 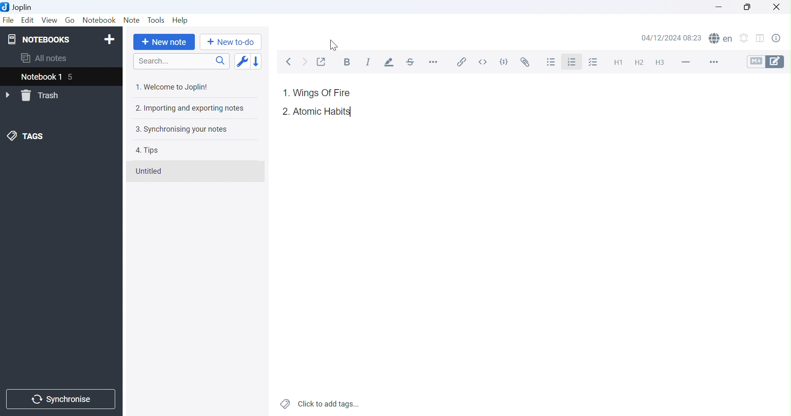 I want to click on Back, so click(x=291, y=62).